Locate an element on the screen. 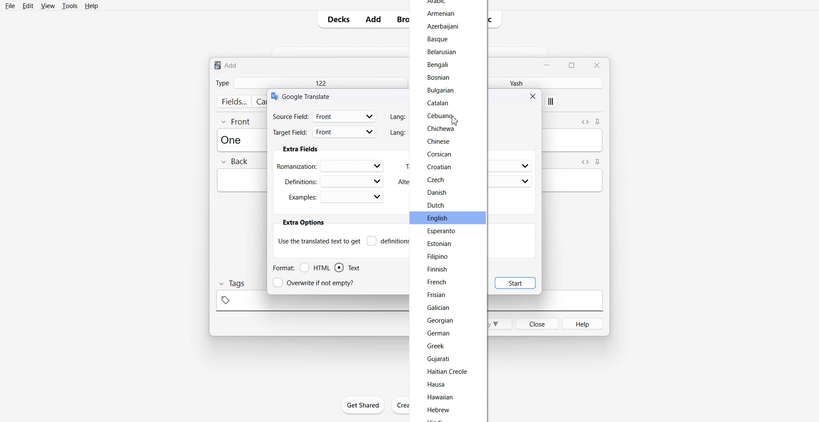  ‘Georgian is located at coordinates (441, 321).